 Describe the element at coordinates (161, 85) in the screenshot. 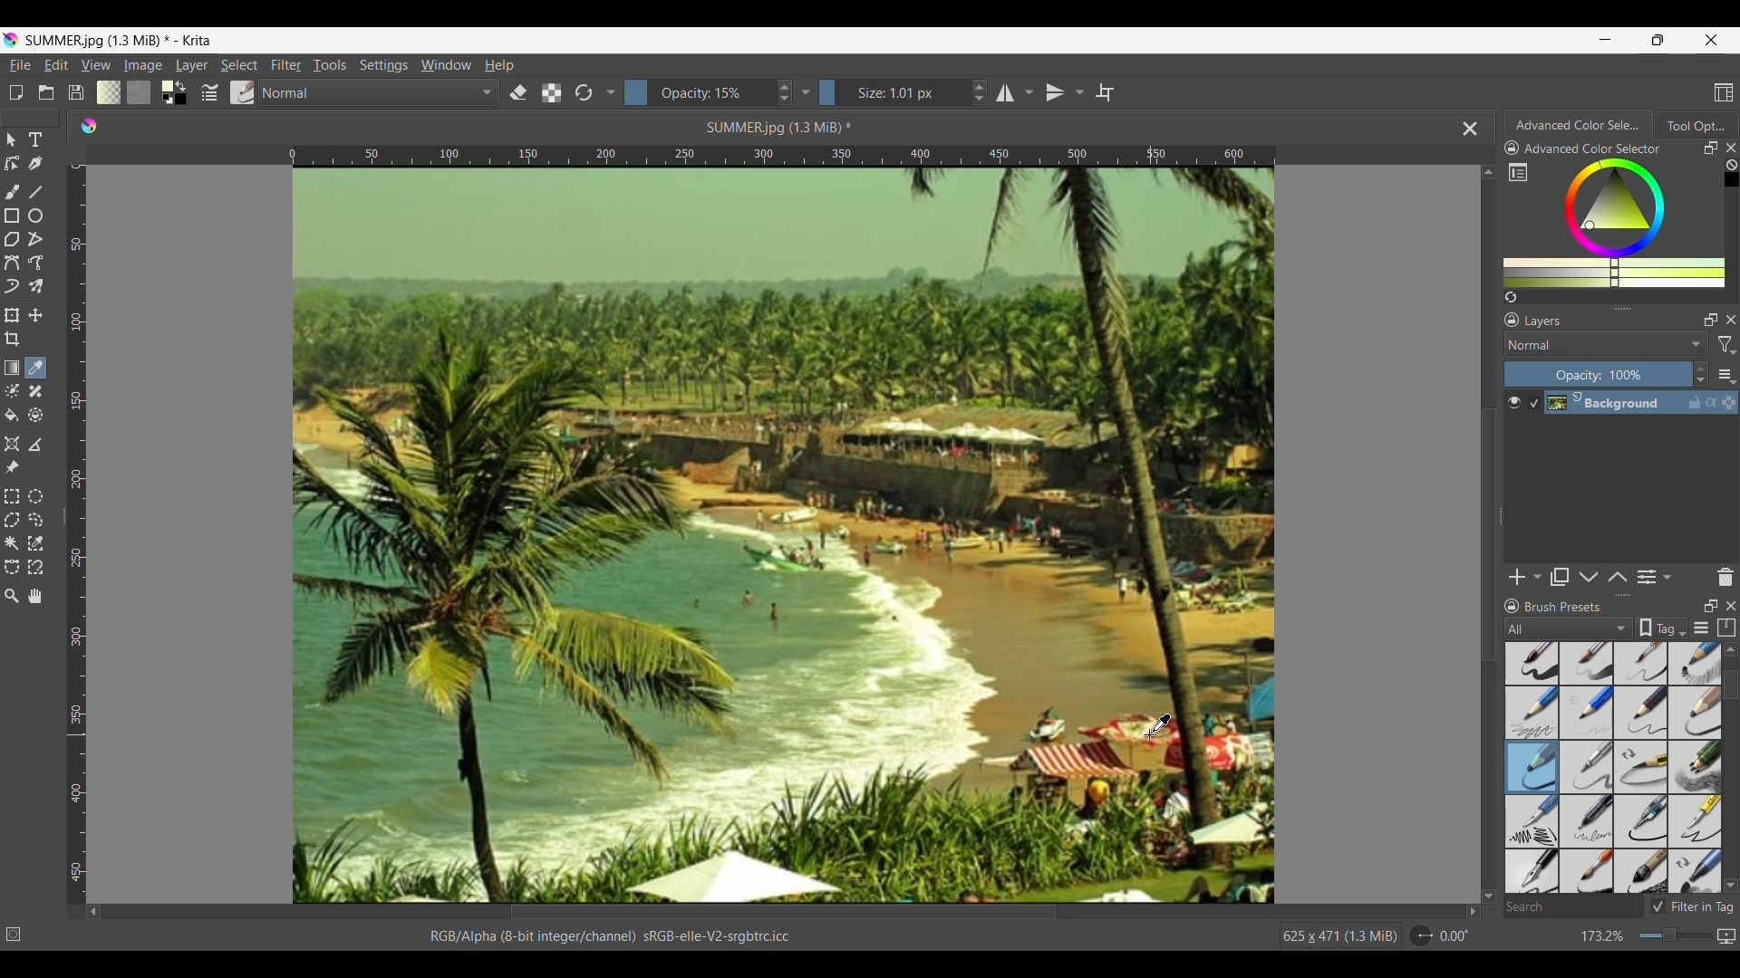

I see `Foreground color` at that location.